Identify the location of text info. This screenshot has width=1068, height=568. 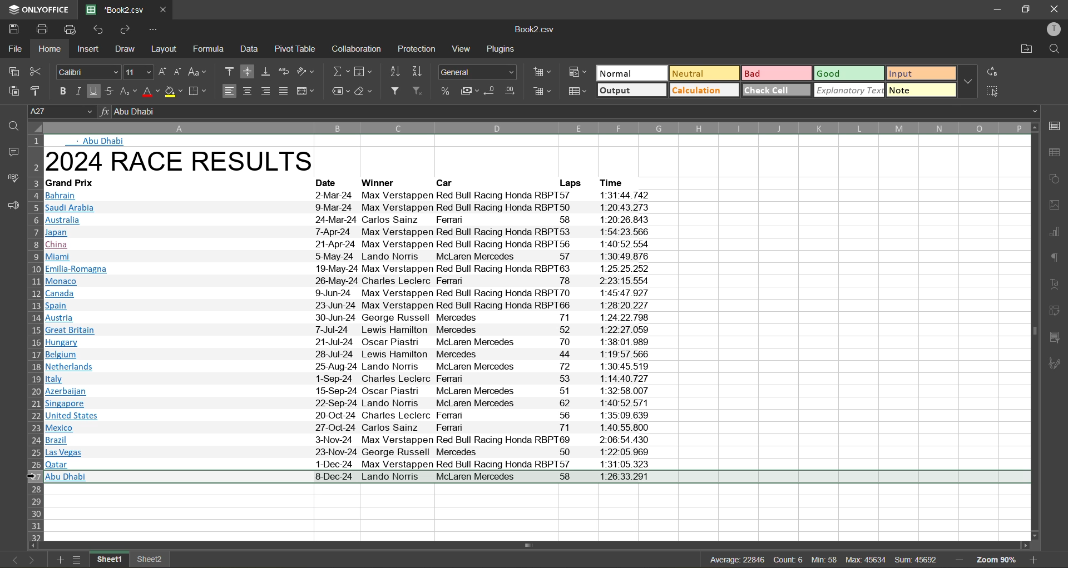
(346, 452).